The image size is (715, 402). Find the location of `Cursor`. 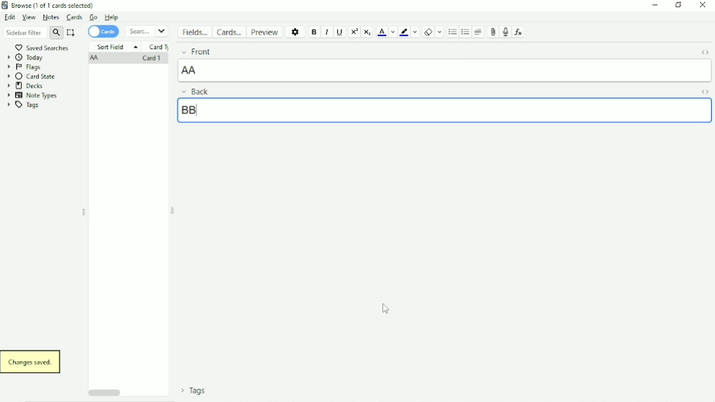

Cursor is located at coordinates (387, 308).